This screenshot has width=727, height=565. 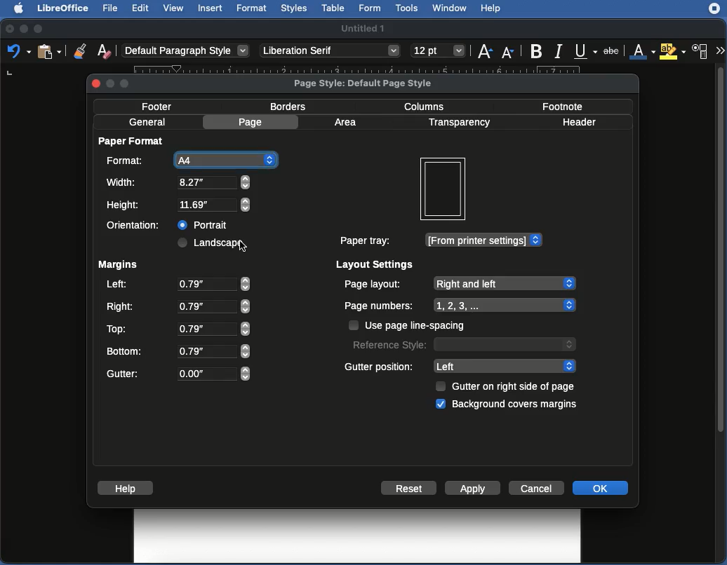 What do you see at coordinates (440, 404) in the screenshot?
I see `checkbox` at bounding box center [440, 404].